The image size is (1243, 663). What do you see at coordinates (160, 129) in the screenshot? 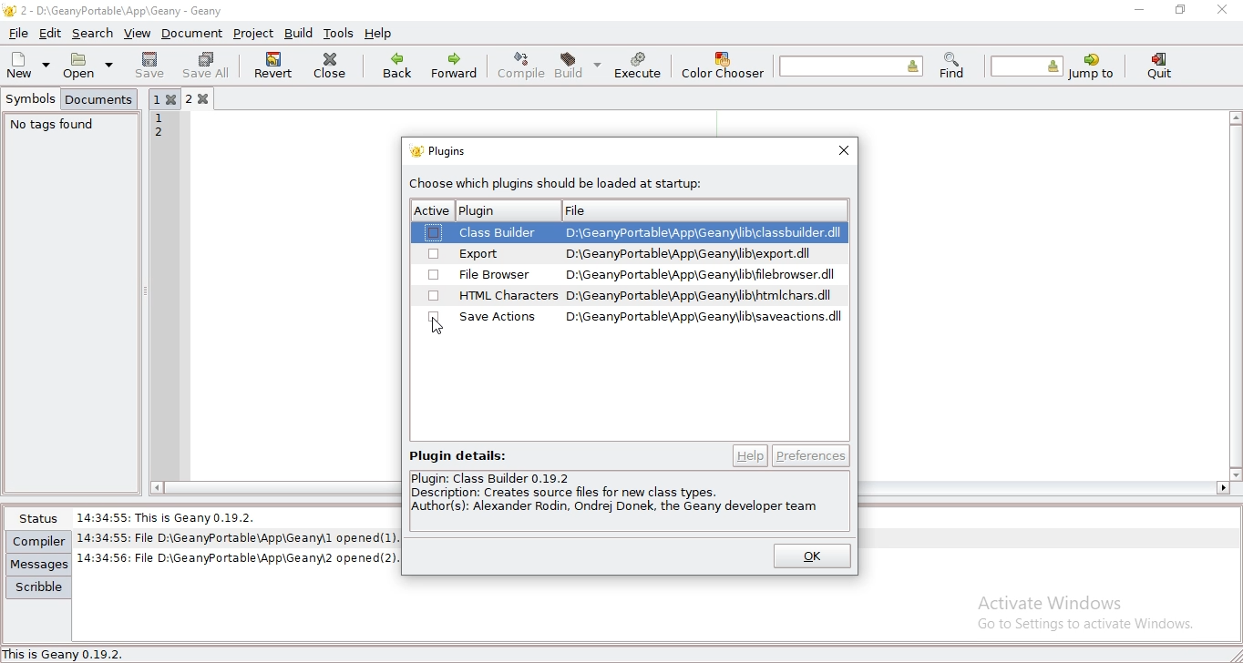
I see `12` at bounding box center [160, 129].